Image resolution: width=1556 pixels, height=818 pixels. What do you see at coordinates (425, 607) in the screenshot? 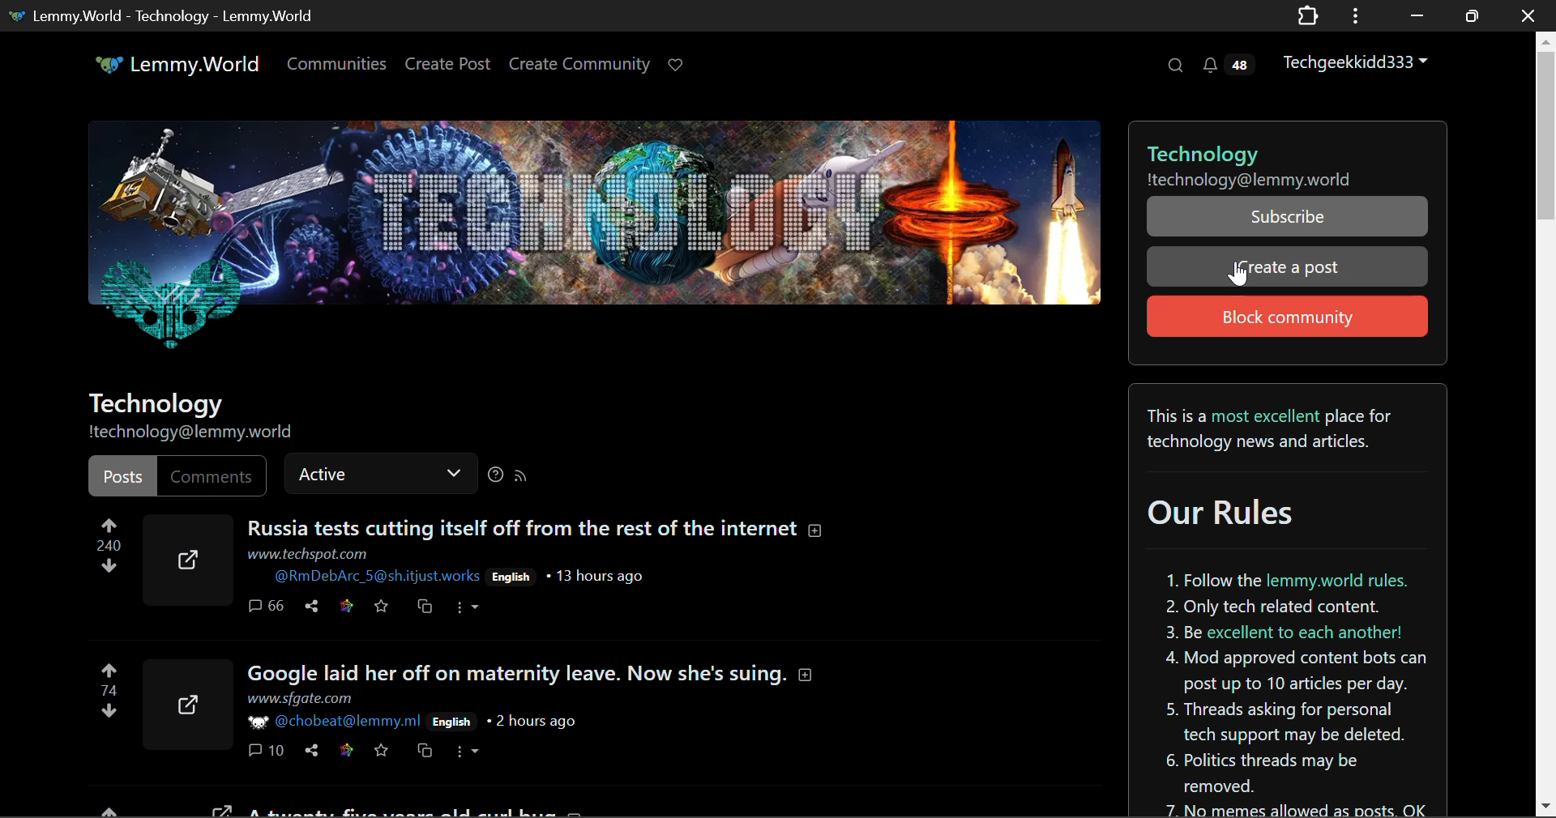
I see `Cross-post` at bounding box center [425, 607].